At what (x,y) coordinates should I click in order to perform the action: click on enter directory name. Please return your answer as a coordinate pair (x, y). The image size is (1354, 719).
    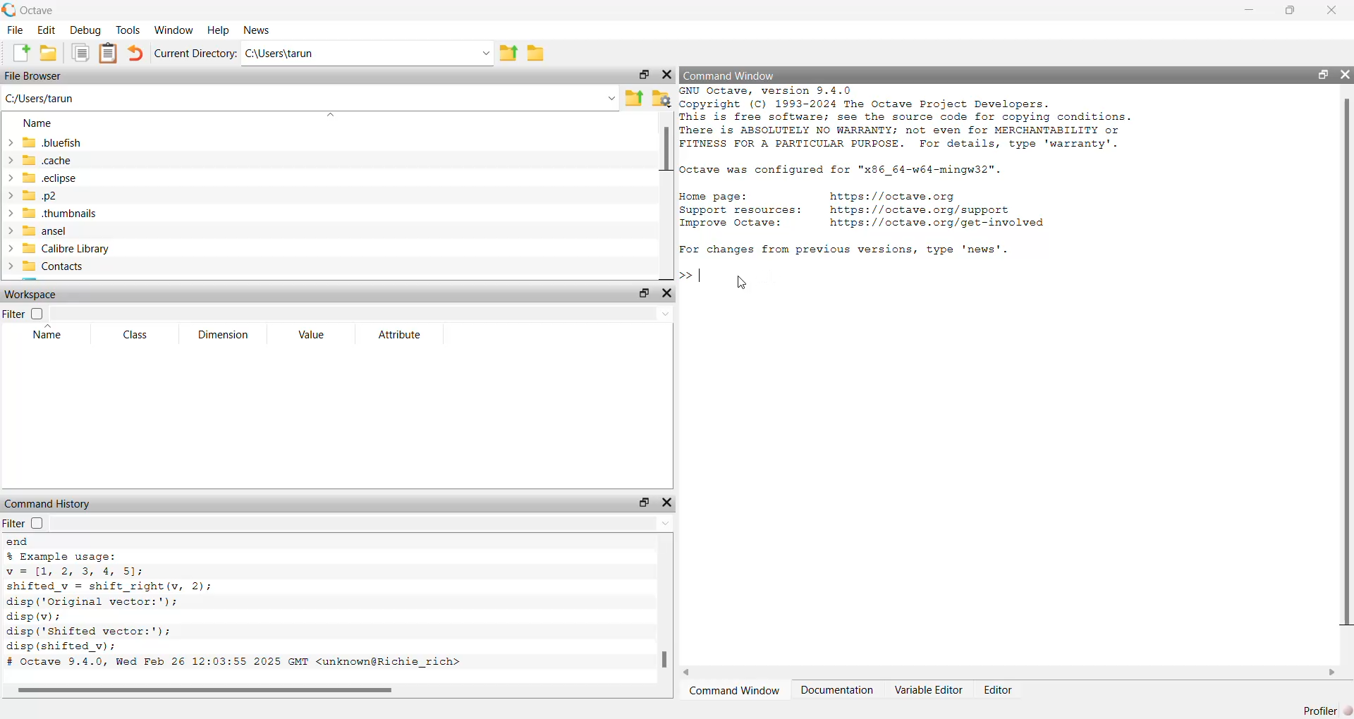
    Looking at the image, I should click on (368, 56).